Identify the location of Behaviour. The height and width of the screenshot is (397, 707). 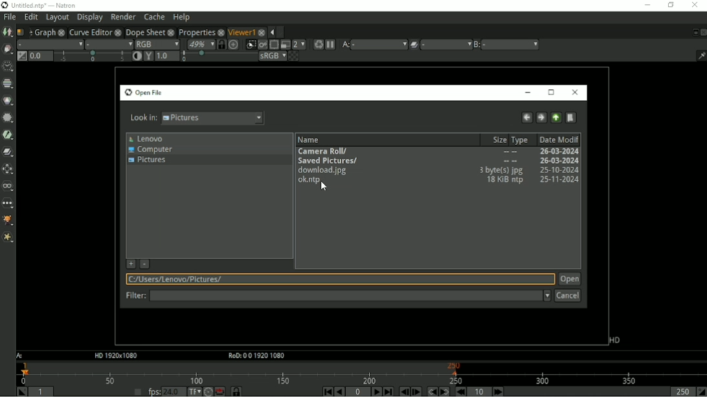
(219, 391).